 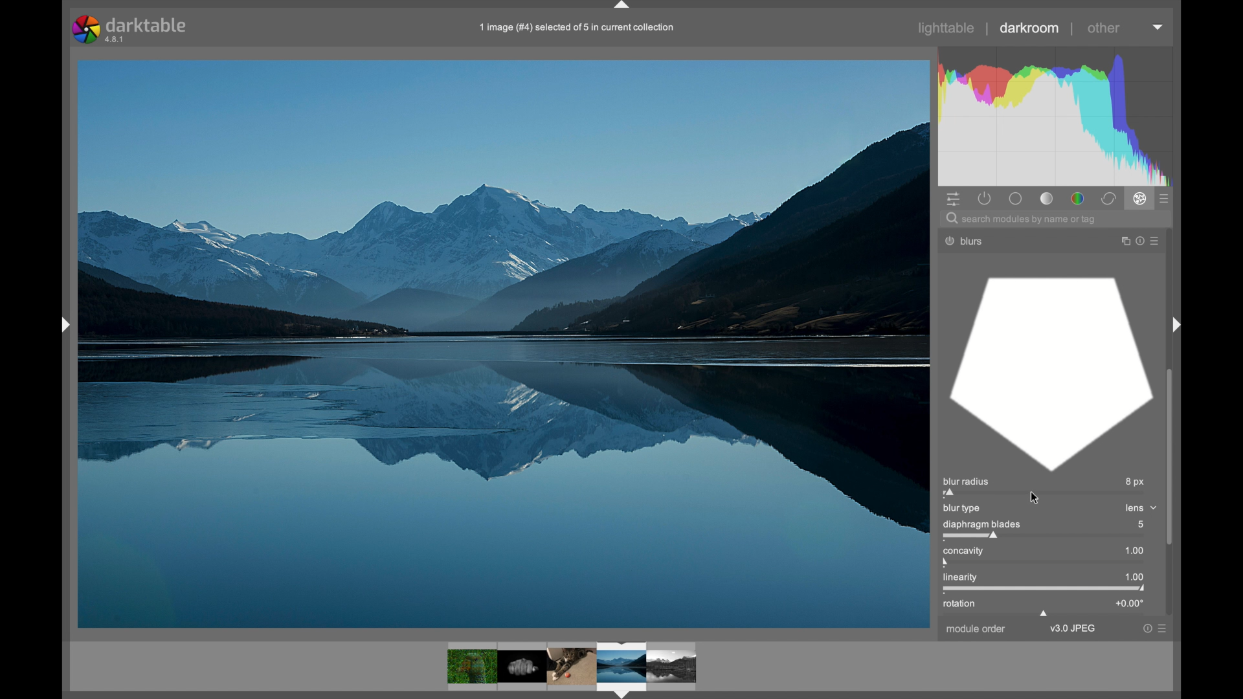 What do you see at coordinates (1104, 28) in the screenshot?
I see `other` at bounding box center [1104, 28].